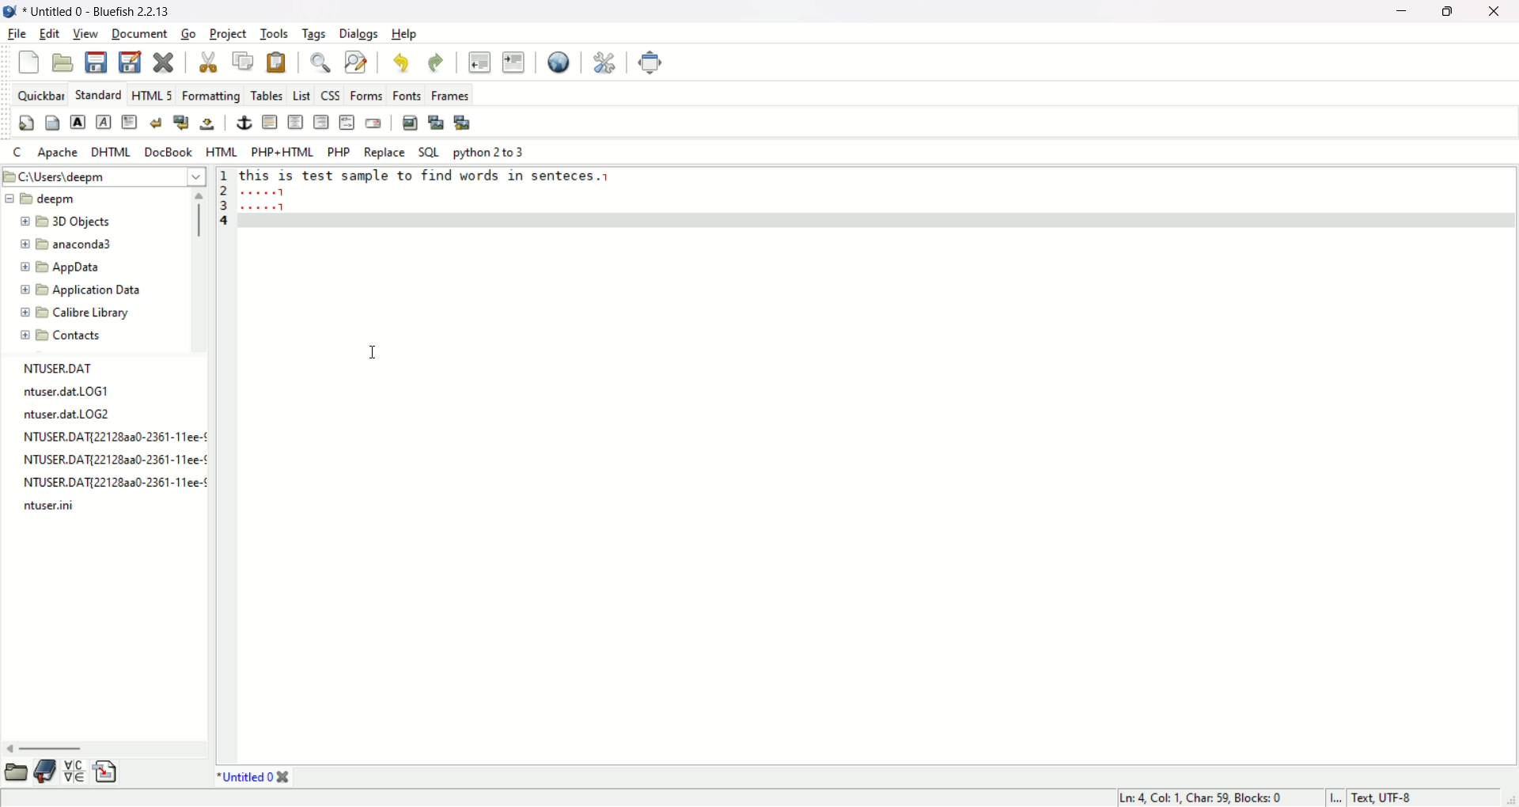 Image resolution: width=1519 pixels, height=807 pixels. Describe the element at coordinates (78, 122) in the screenshot. I see `strong` at that location.